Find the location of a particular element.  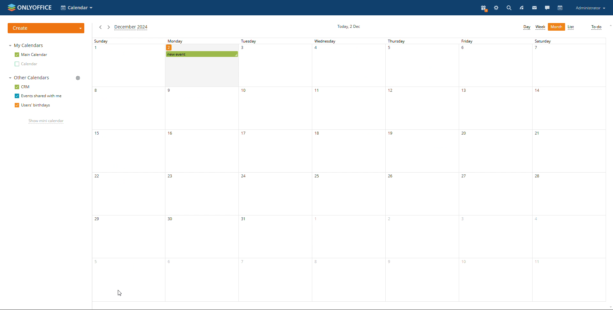

users' birthdays is located at coordinates (32, 105).